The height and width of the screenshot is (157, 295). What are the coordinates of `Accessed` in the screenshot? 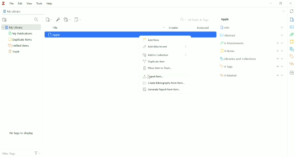 It's located at (203, 28).